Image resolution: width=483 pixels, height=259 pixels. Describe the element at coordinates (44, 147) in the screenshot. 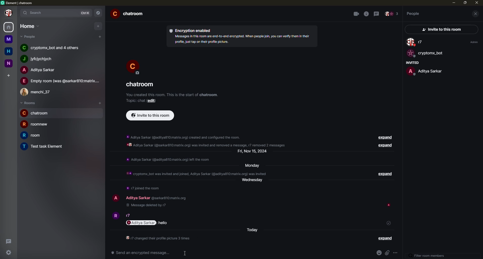

I see `room` at that location.